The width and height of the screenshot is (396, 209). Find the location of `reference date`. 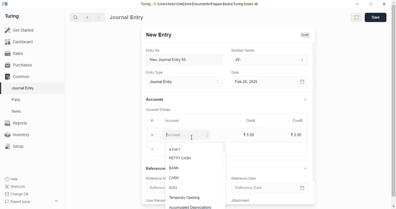

reference date is located at coordinates (244, 179).